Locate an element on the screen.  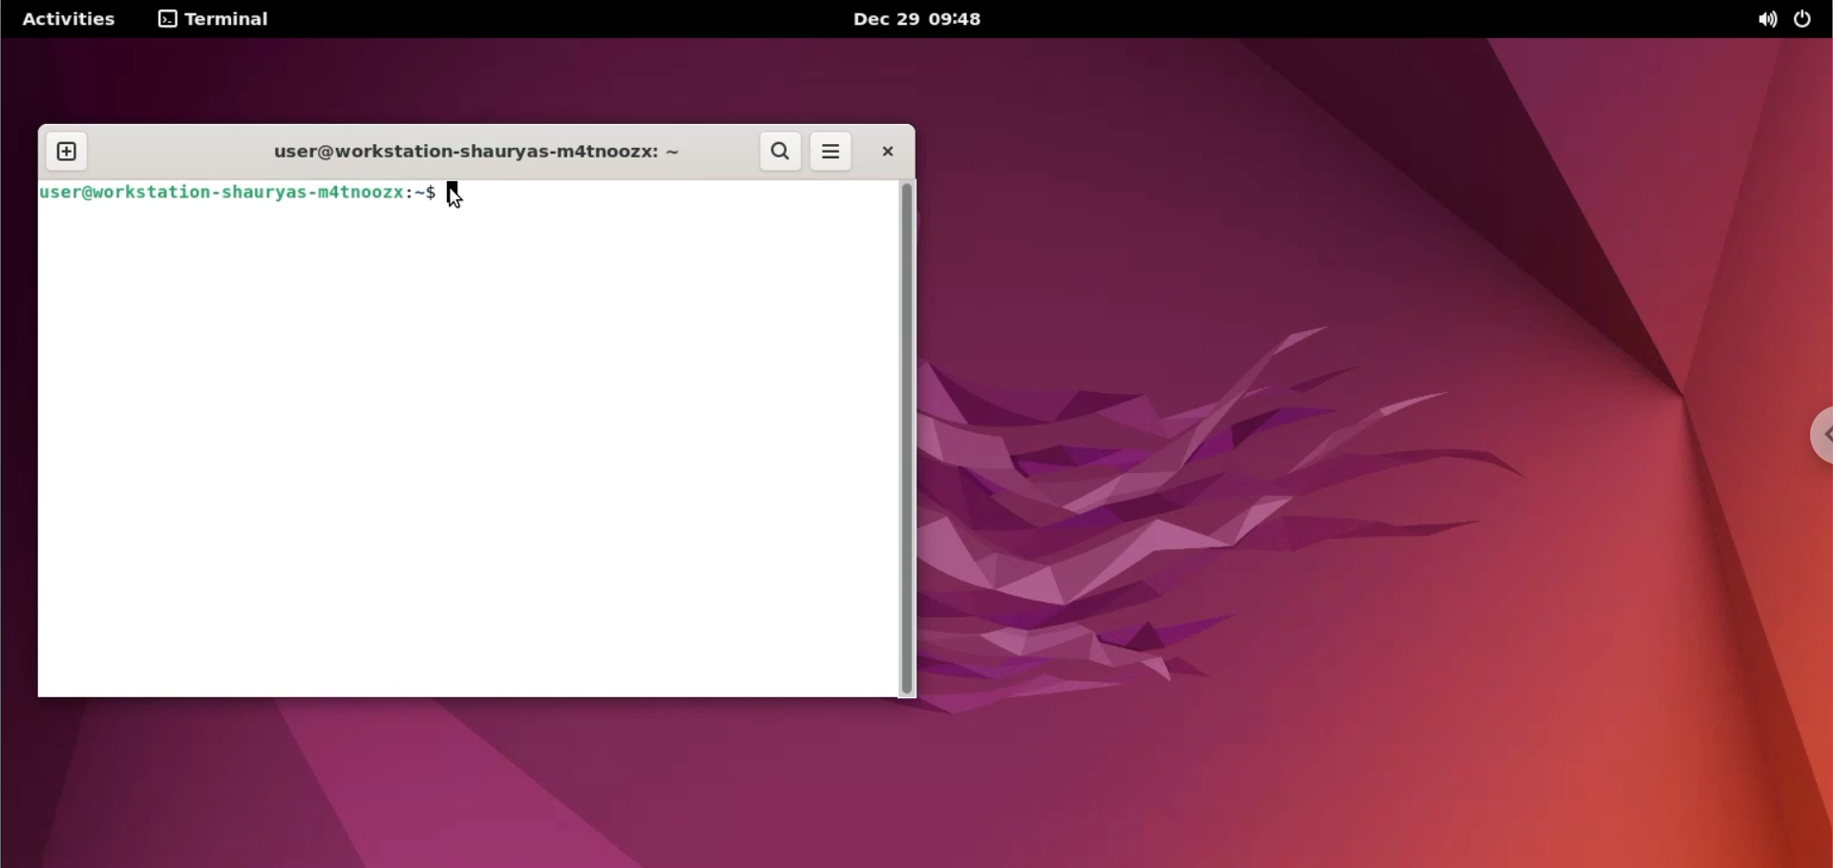
typing icon is located at coordinates (453, 196).